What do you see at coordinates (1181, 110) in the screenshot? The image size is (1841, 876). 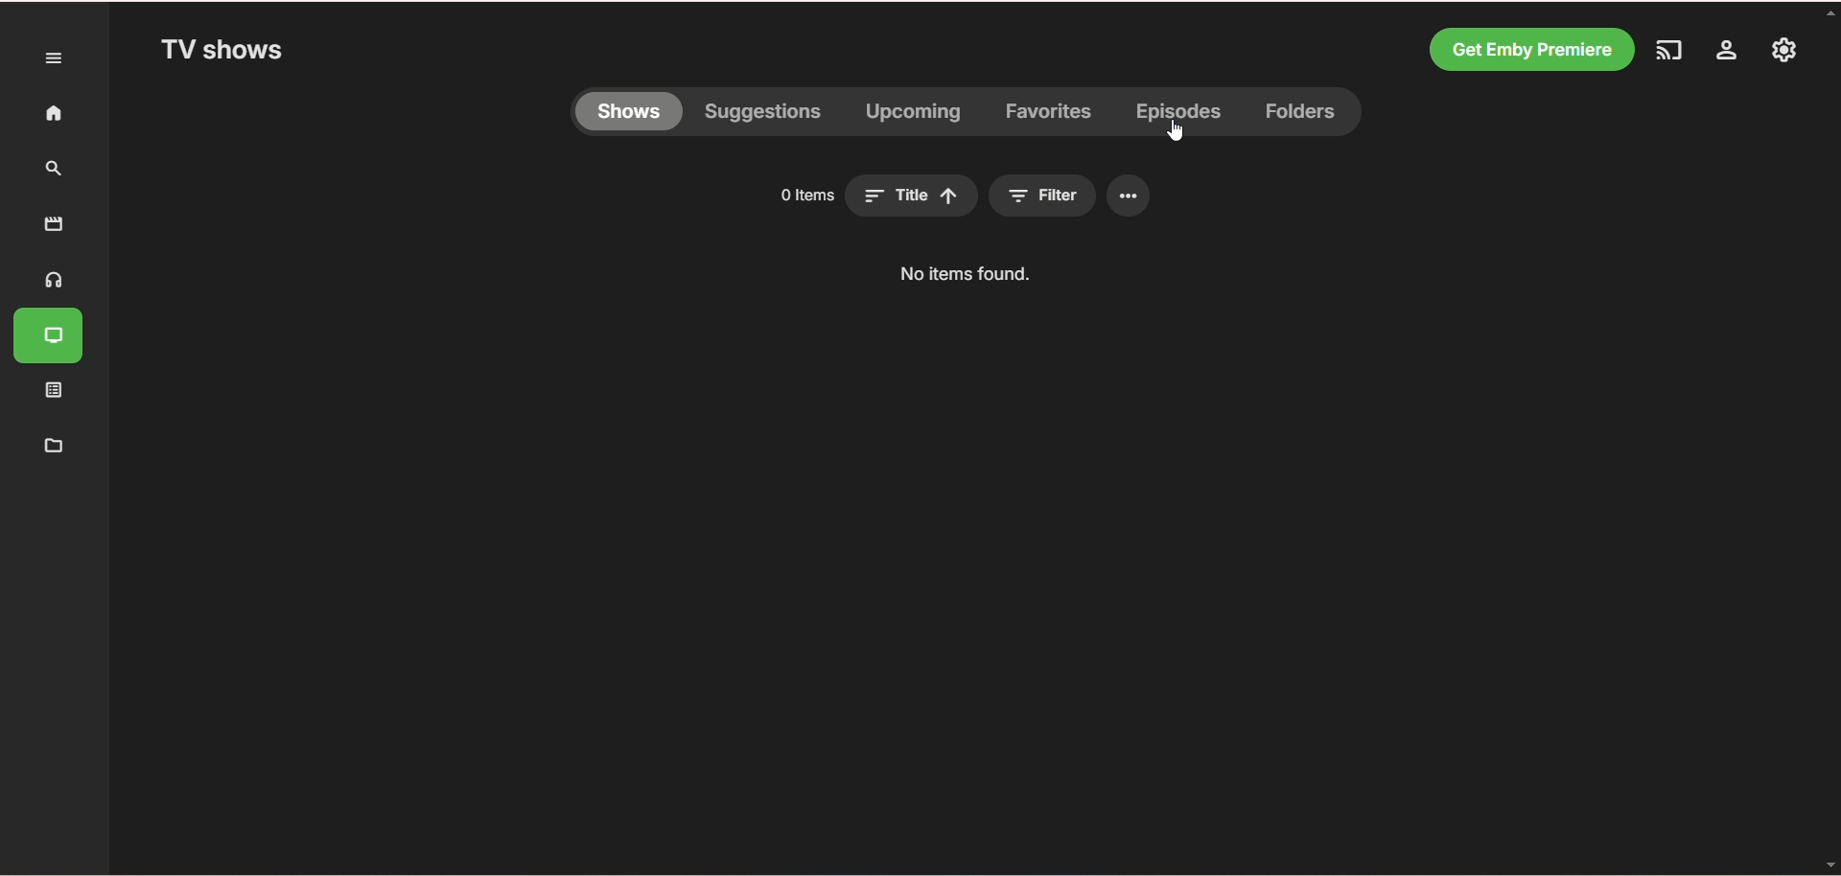 I see `episodes` at bounding box center [1181, 110].